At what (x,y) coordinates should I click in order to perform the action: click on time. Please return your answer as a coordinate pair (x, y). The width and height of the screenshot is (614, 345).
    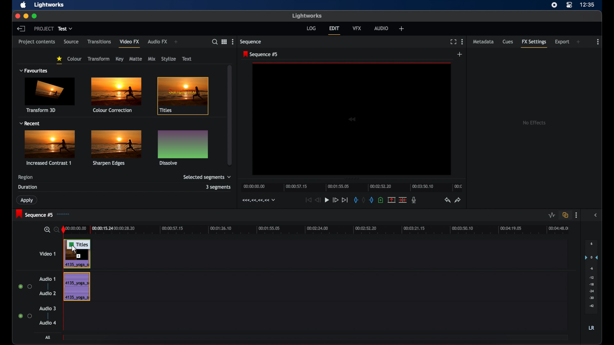
    Looking at the image, I should click on (588, 5).